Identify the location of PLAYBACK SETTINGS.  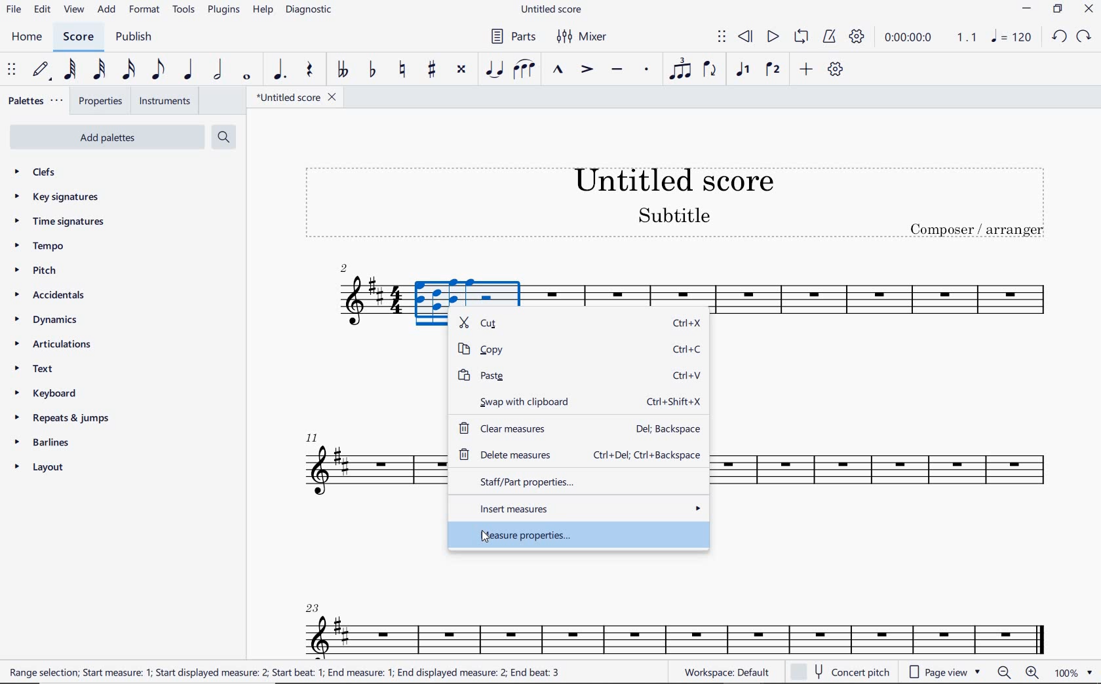
(857, 37).